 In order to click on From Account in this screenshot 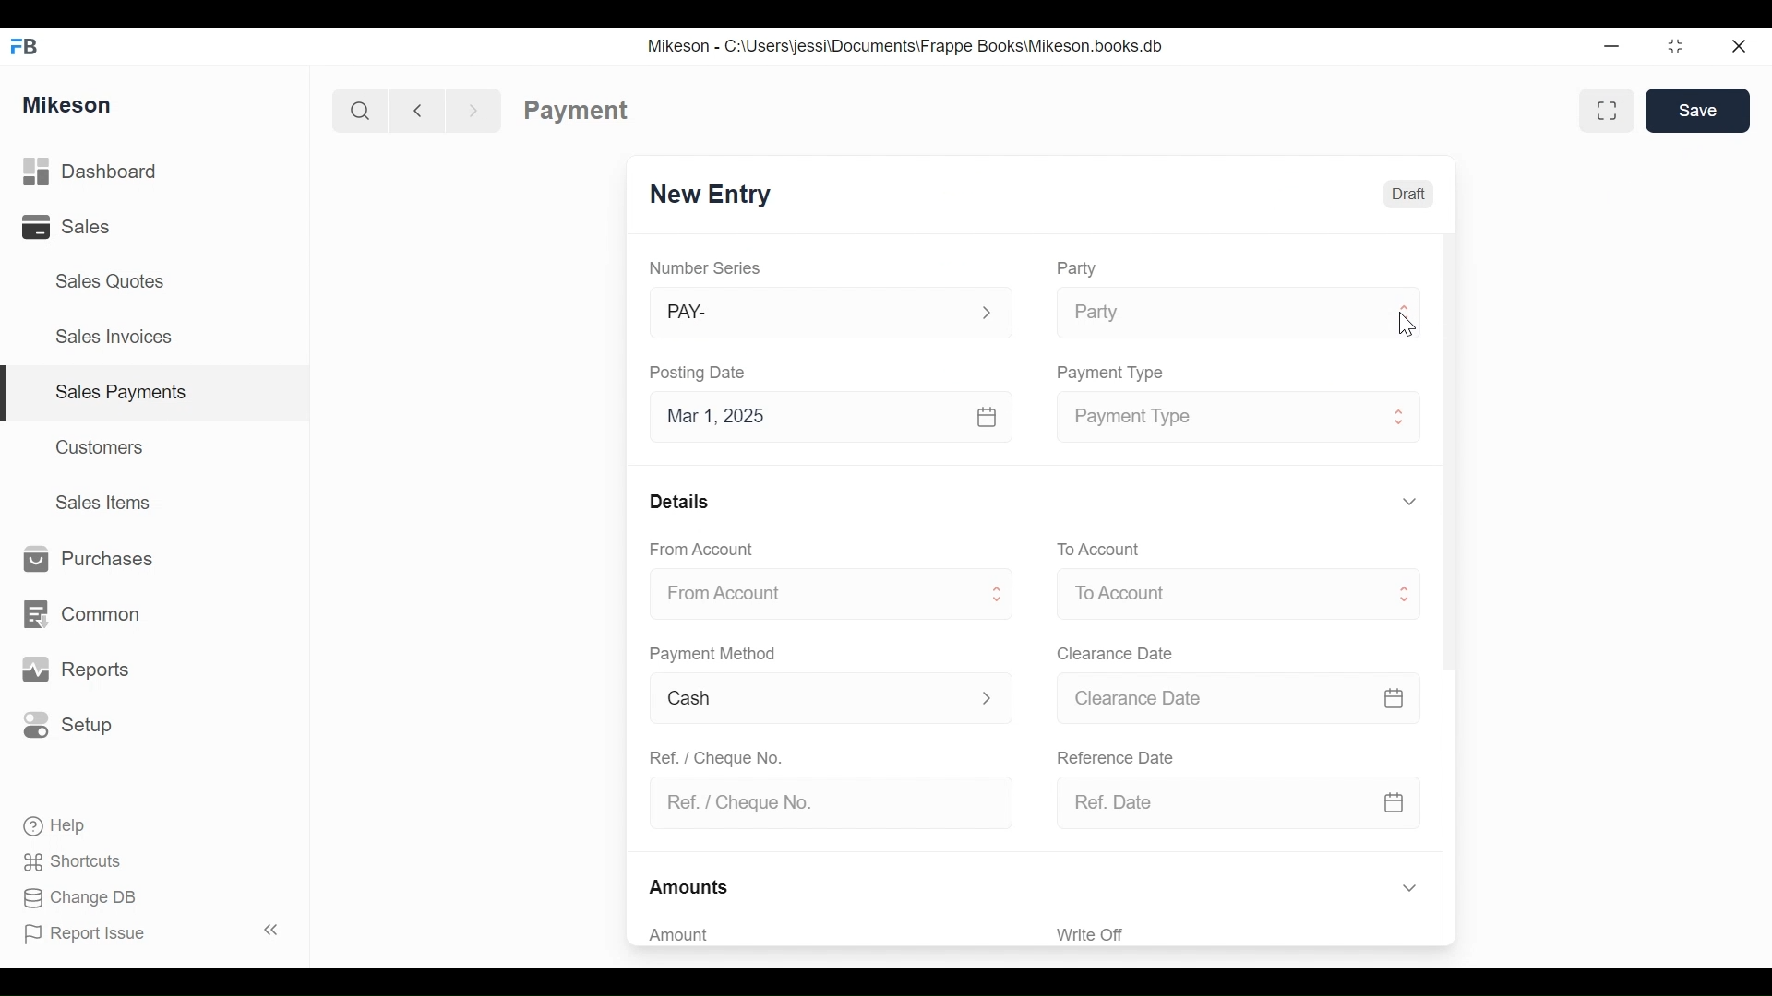, I will do `click(706, 549)`.